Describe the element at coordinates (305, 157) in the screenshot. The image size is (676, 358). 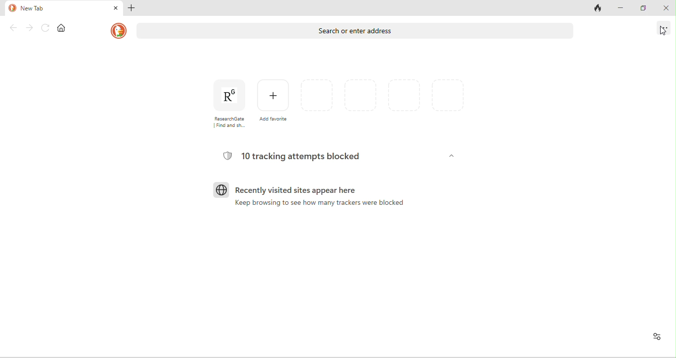
I see `10 tracking attempts blocked` at that location.